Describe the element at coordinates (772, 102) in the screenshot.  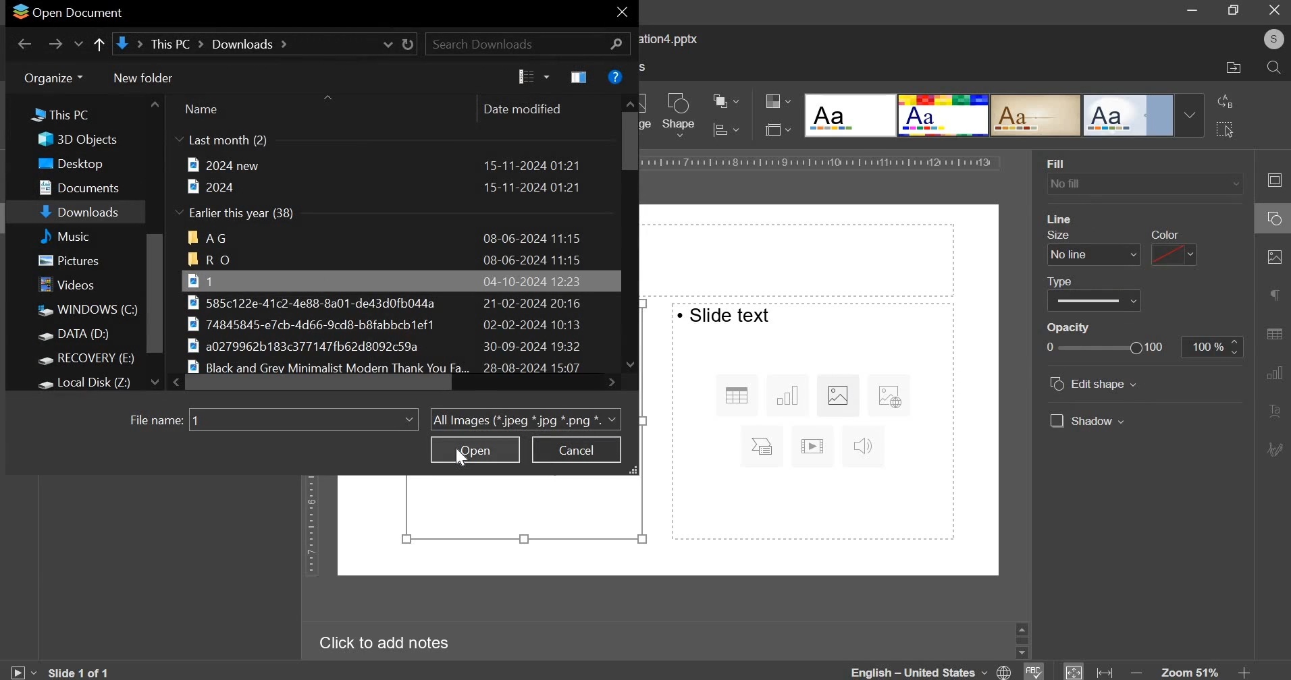
I see `change color theme` at that location.